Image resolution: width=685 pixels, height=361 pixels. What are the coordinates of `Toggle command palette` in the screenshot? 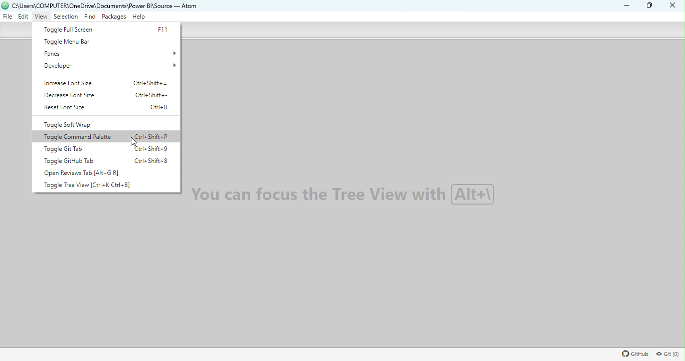 It's located at (110, 137).